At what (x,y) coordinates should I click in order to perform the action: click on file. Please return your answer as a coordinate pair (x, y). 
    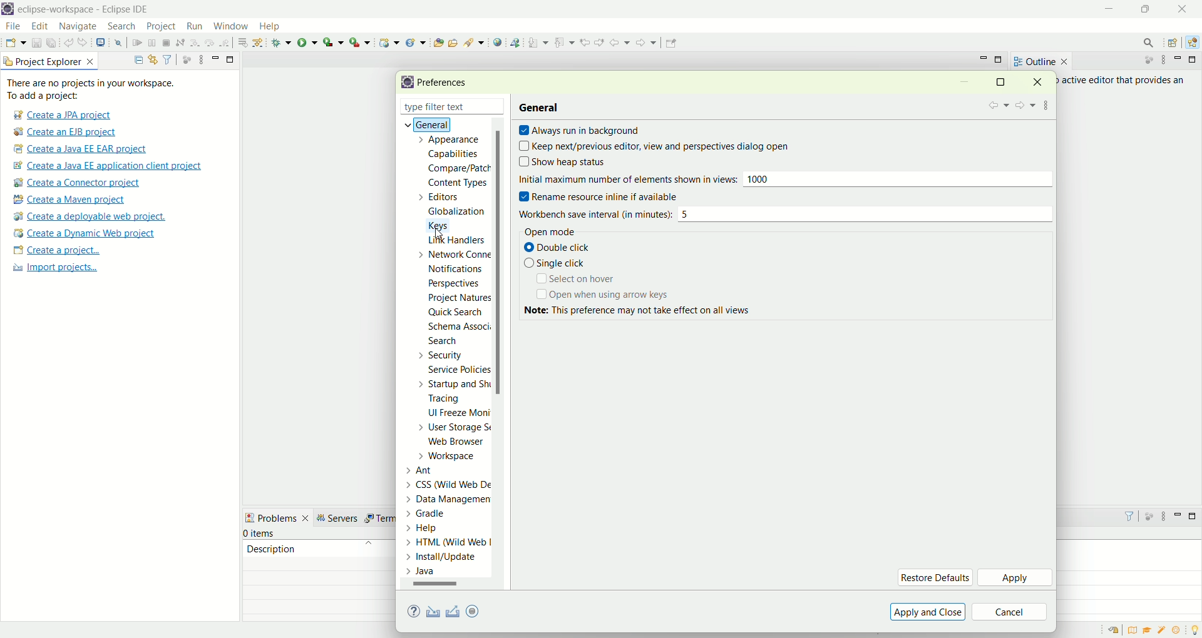
    Looking at the image, I should click on (12, 27).